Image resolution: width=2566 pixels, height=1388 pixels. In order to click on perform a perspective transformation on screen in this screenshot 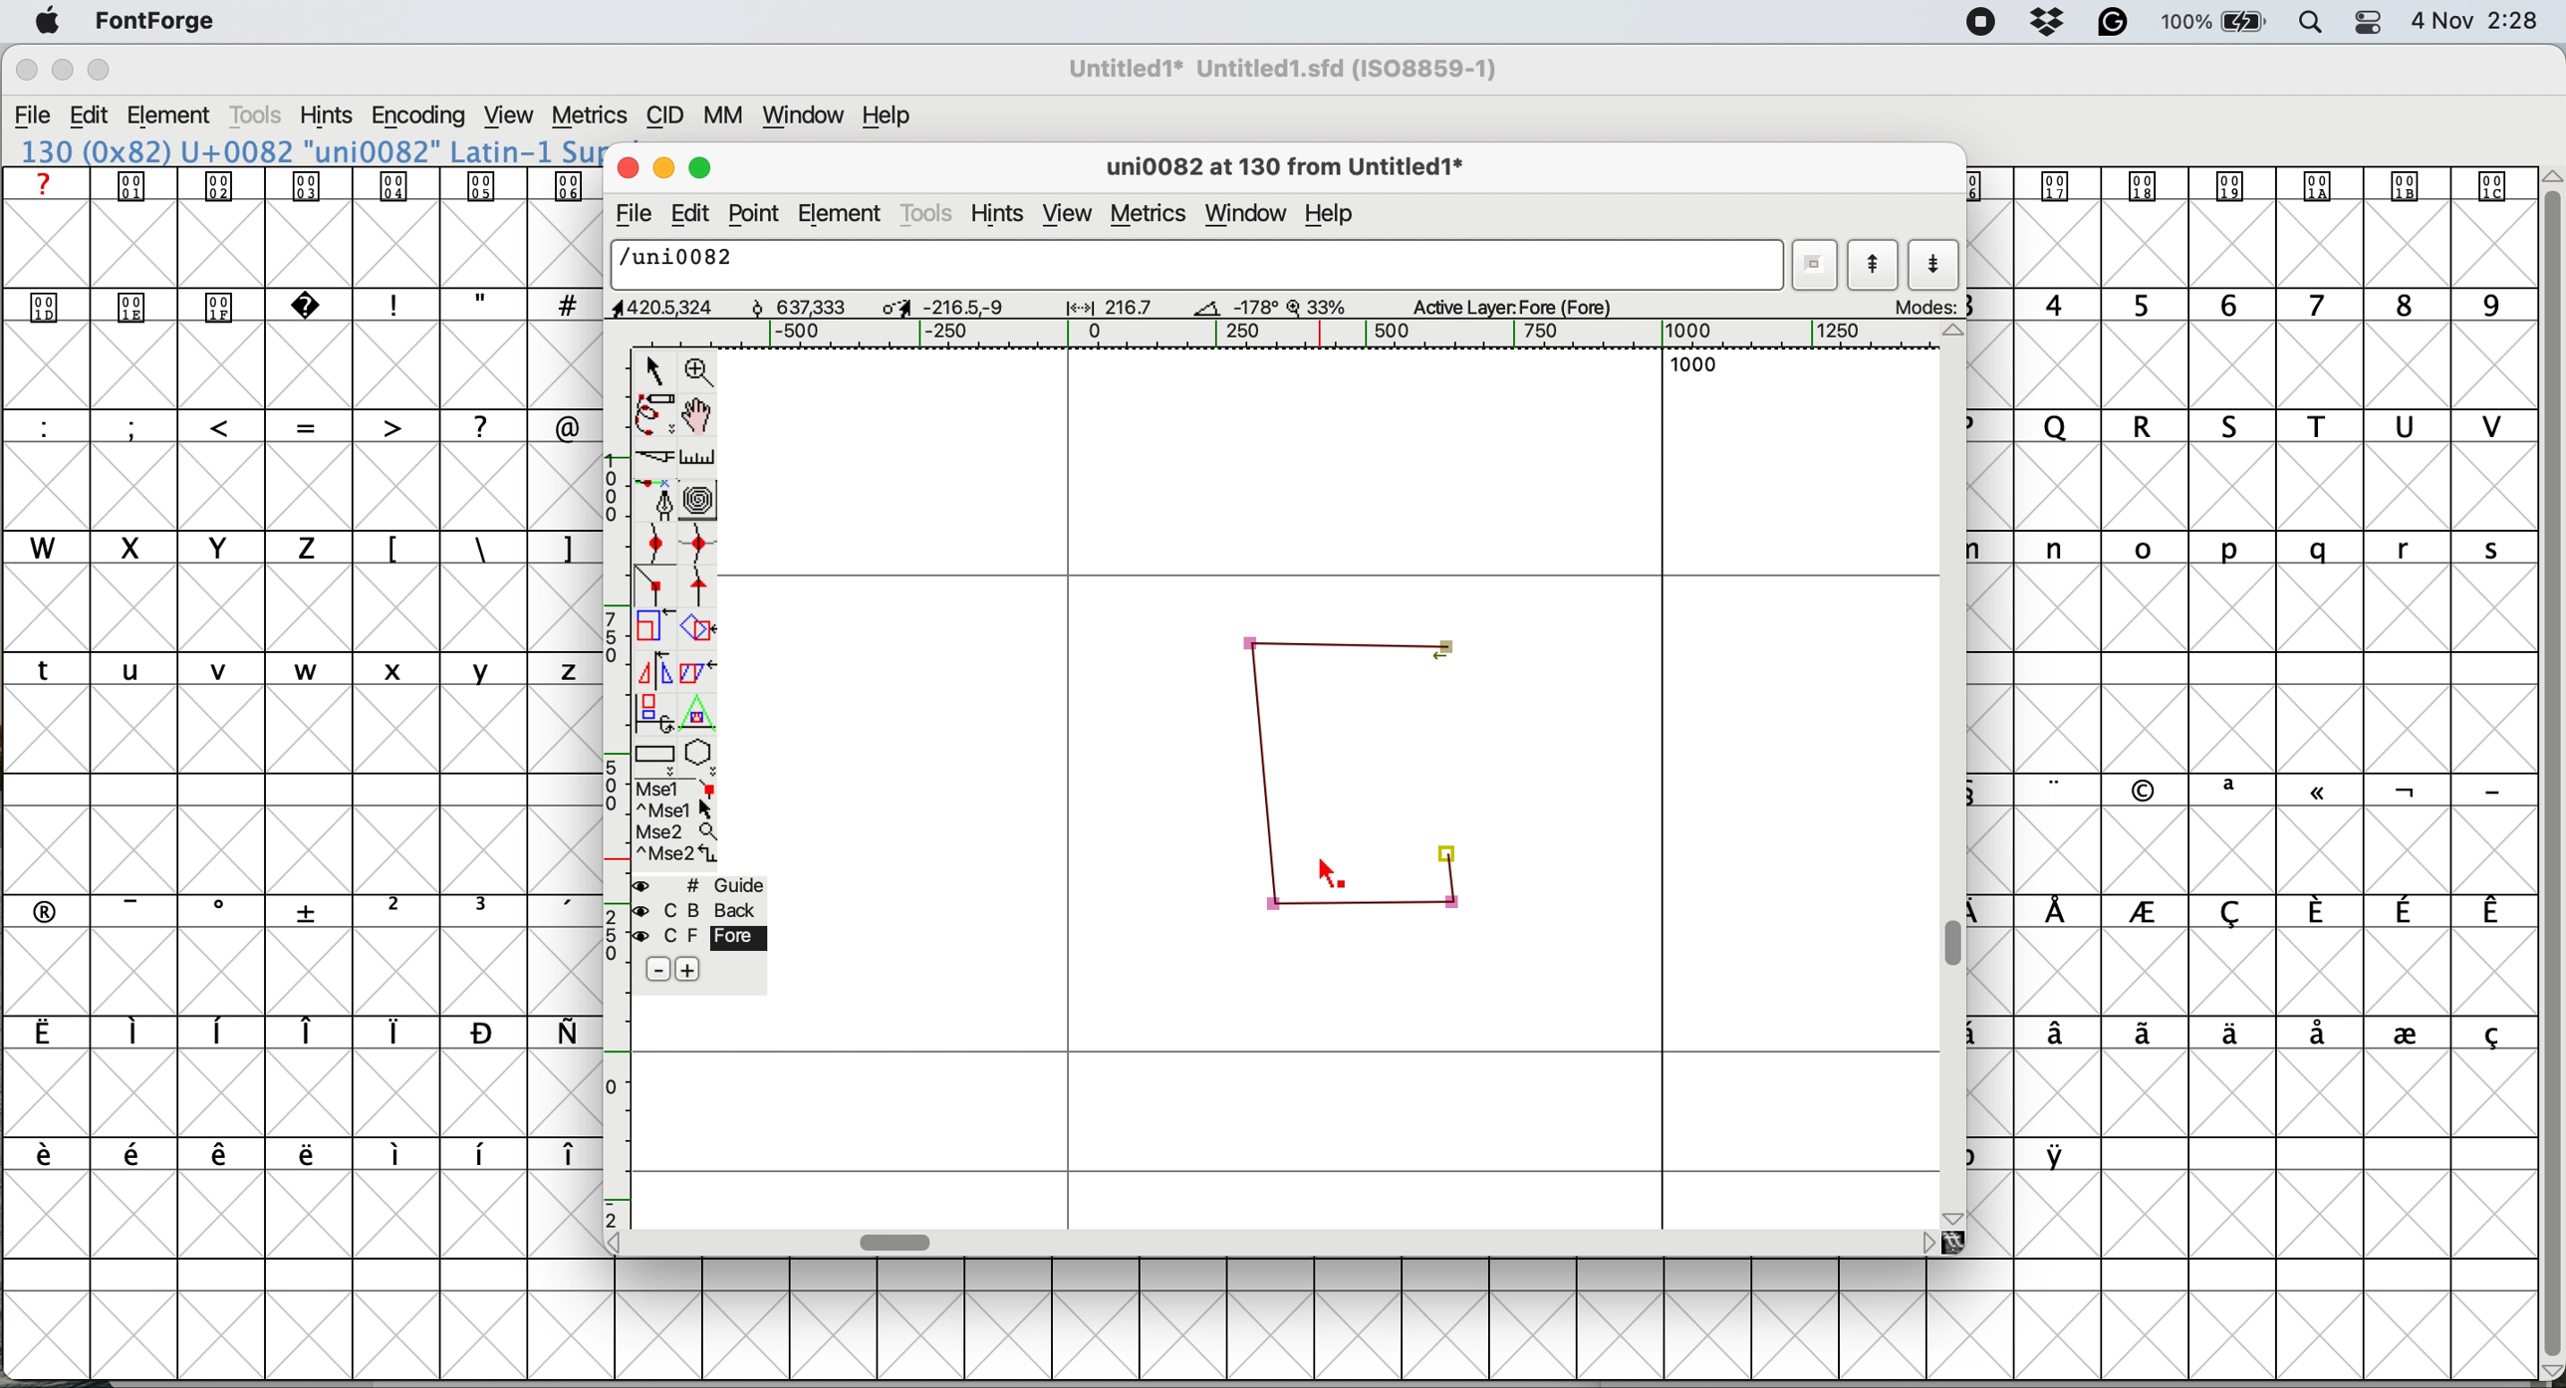, I will do `click(701, 713)`.